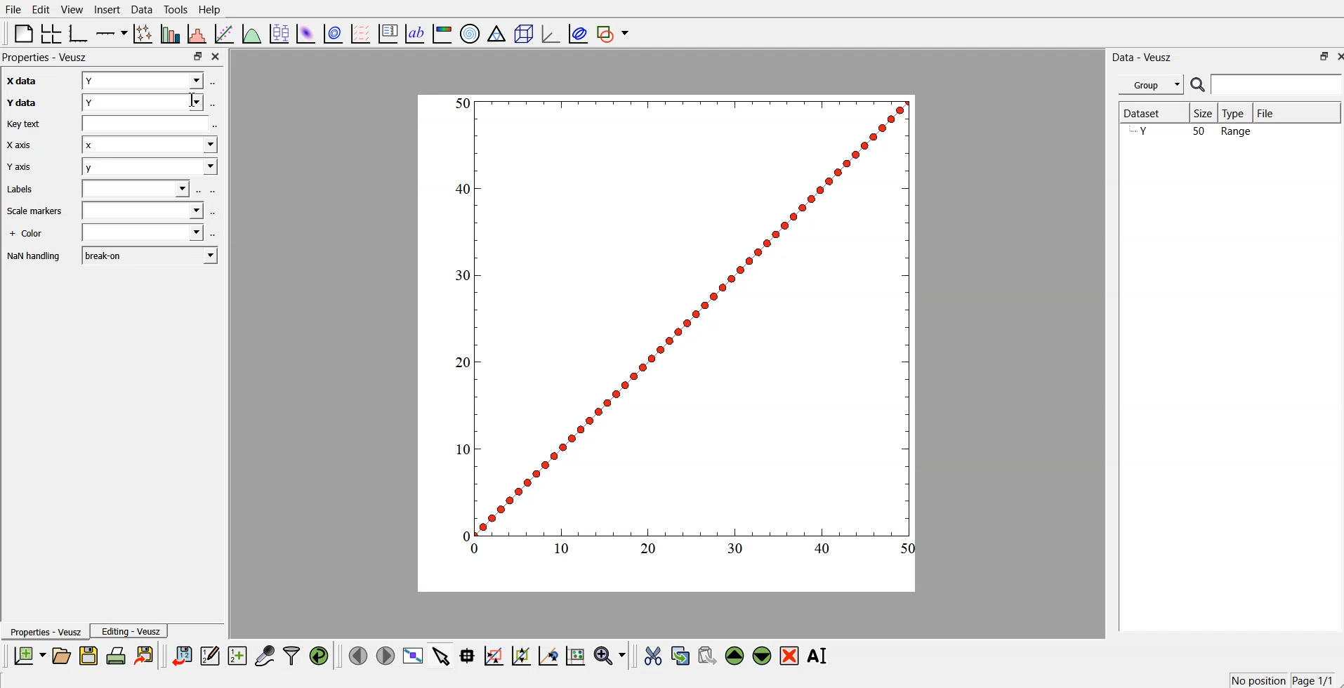 The height and width of the screenshot is (688, 1344). Describe the element at coordinates (144, 234) in the screenshot. I see `+ Color field` at that location.